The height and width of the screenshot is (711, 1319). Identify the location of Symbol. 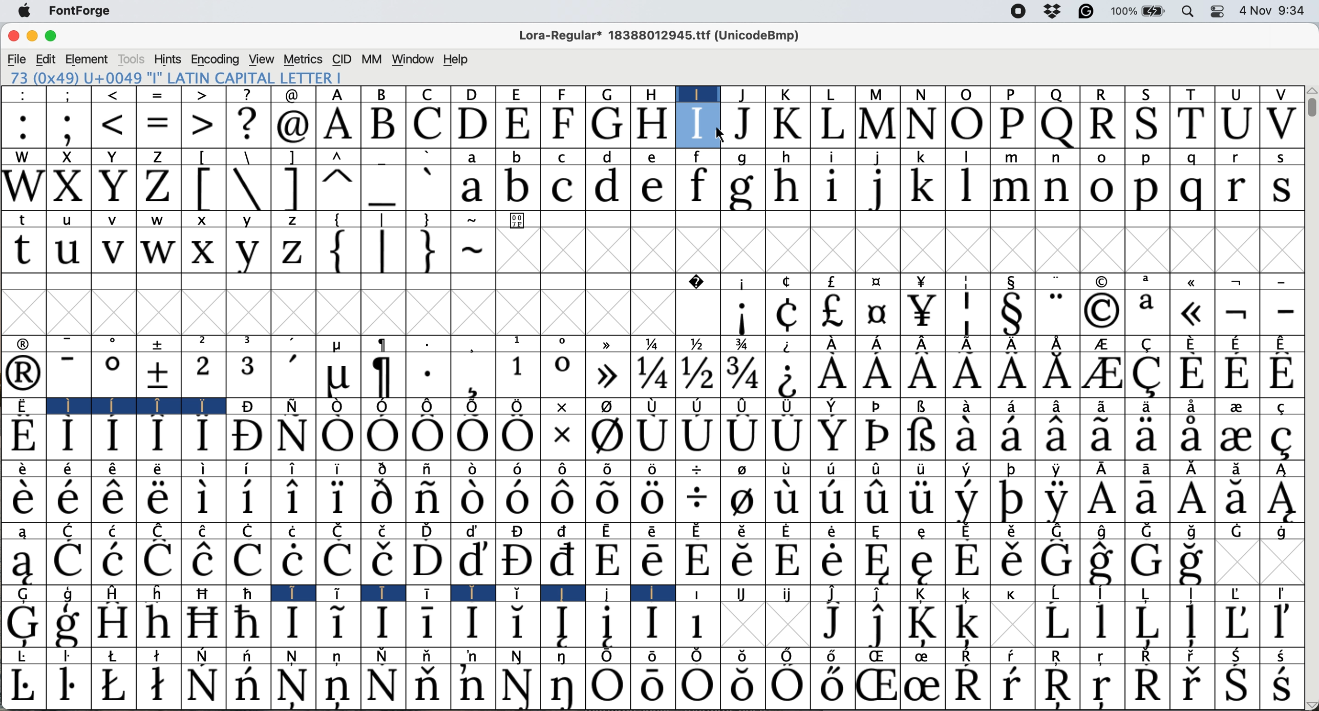
(698, 531).